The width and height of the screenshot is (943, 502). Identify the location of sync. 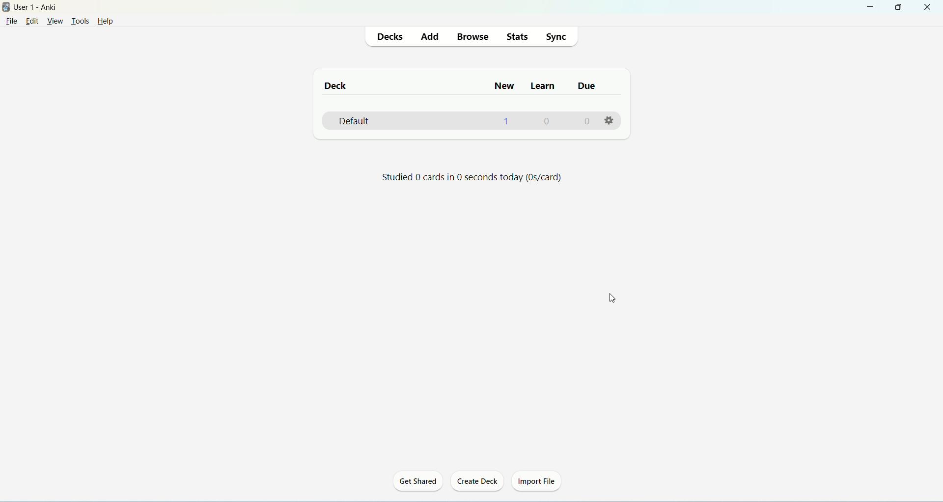
(558, 37).